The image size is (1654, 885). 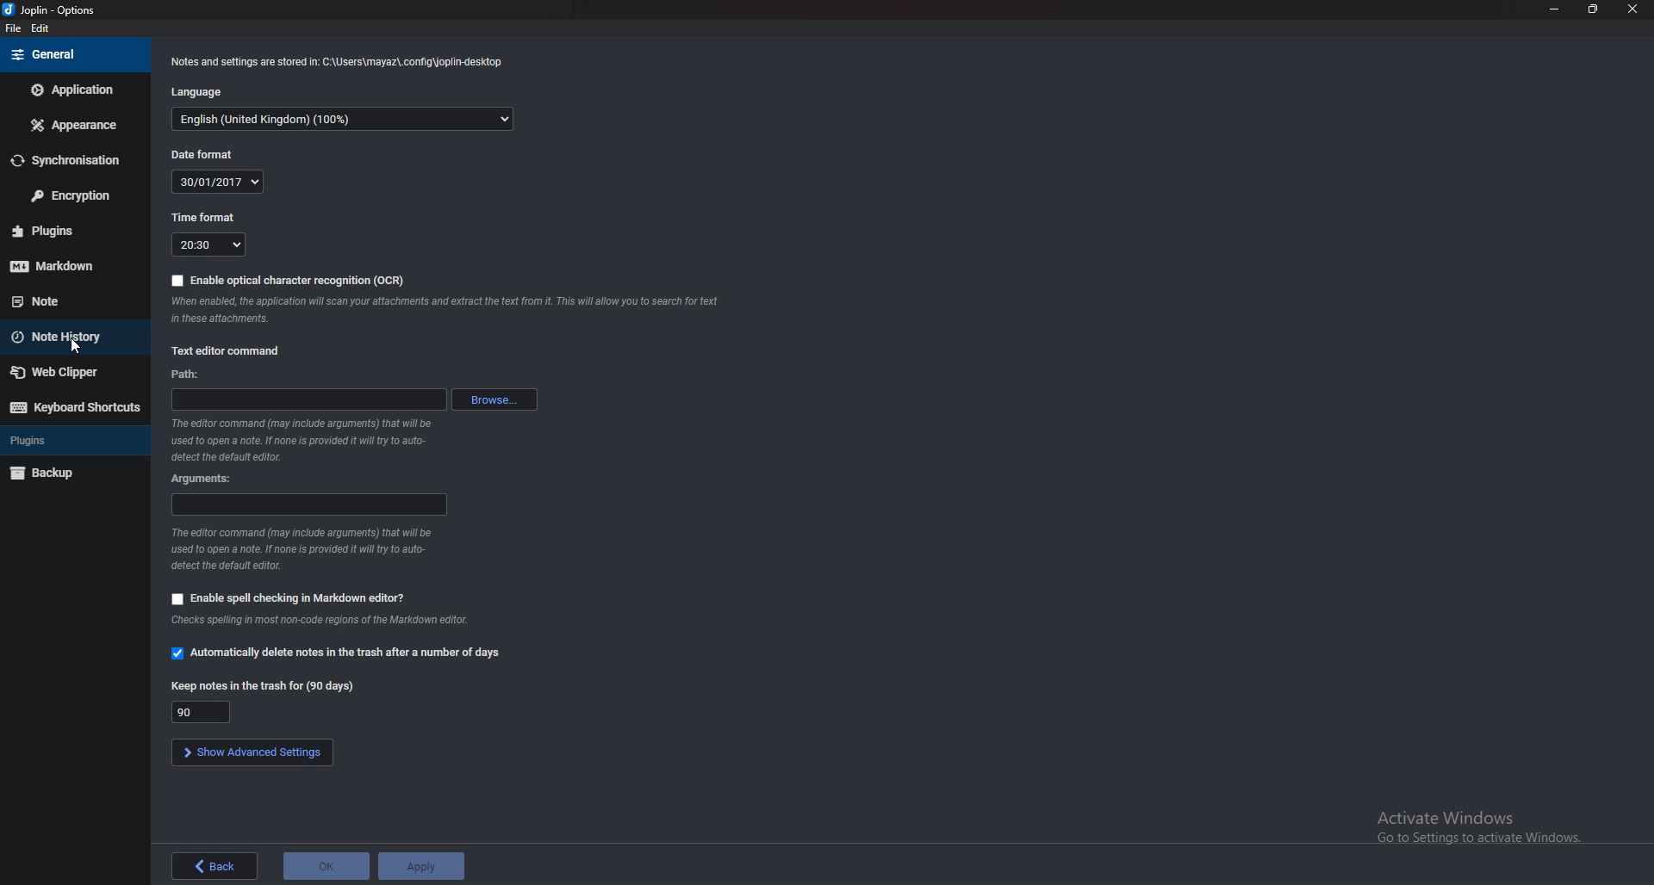 I want to click on Encryption, so click(x=72, y=195).